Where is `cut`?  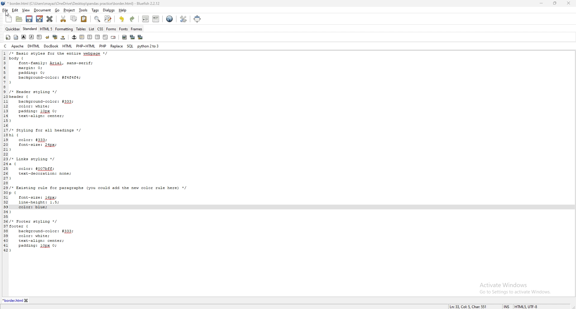
cut is located at coordinates (63, 19).